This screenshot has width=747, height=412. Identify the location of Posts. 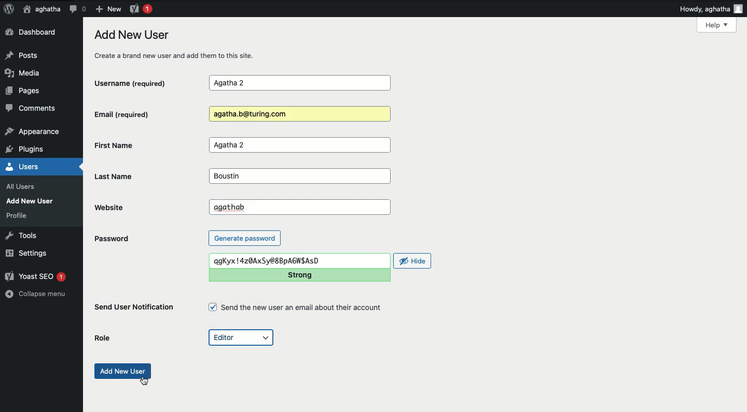
(24, 54).